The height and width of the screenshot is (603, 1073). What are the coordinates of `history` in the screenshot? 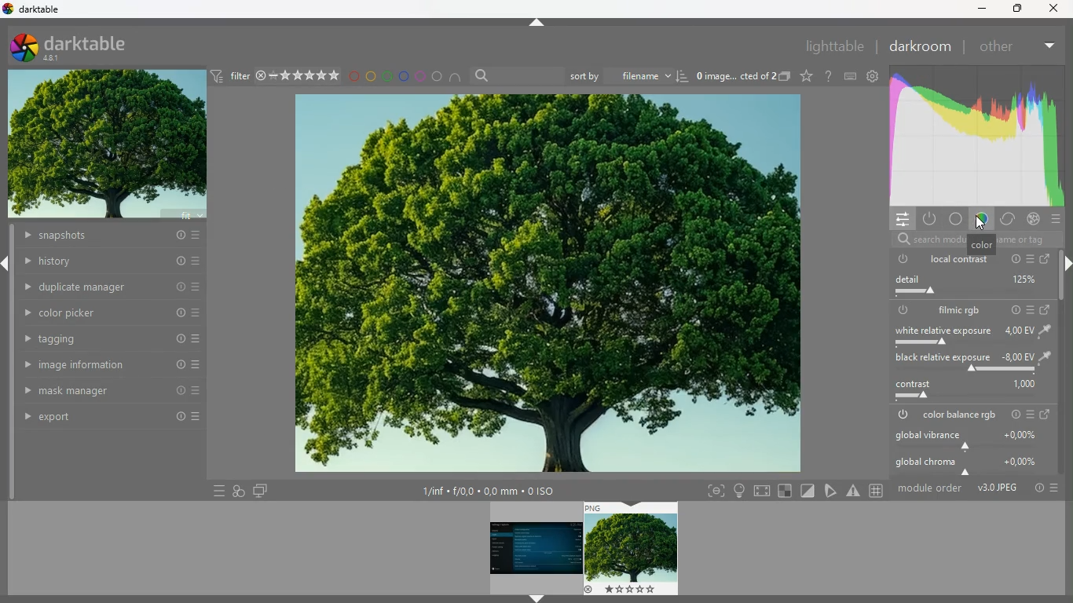 It's located at (112, 261).